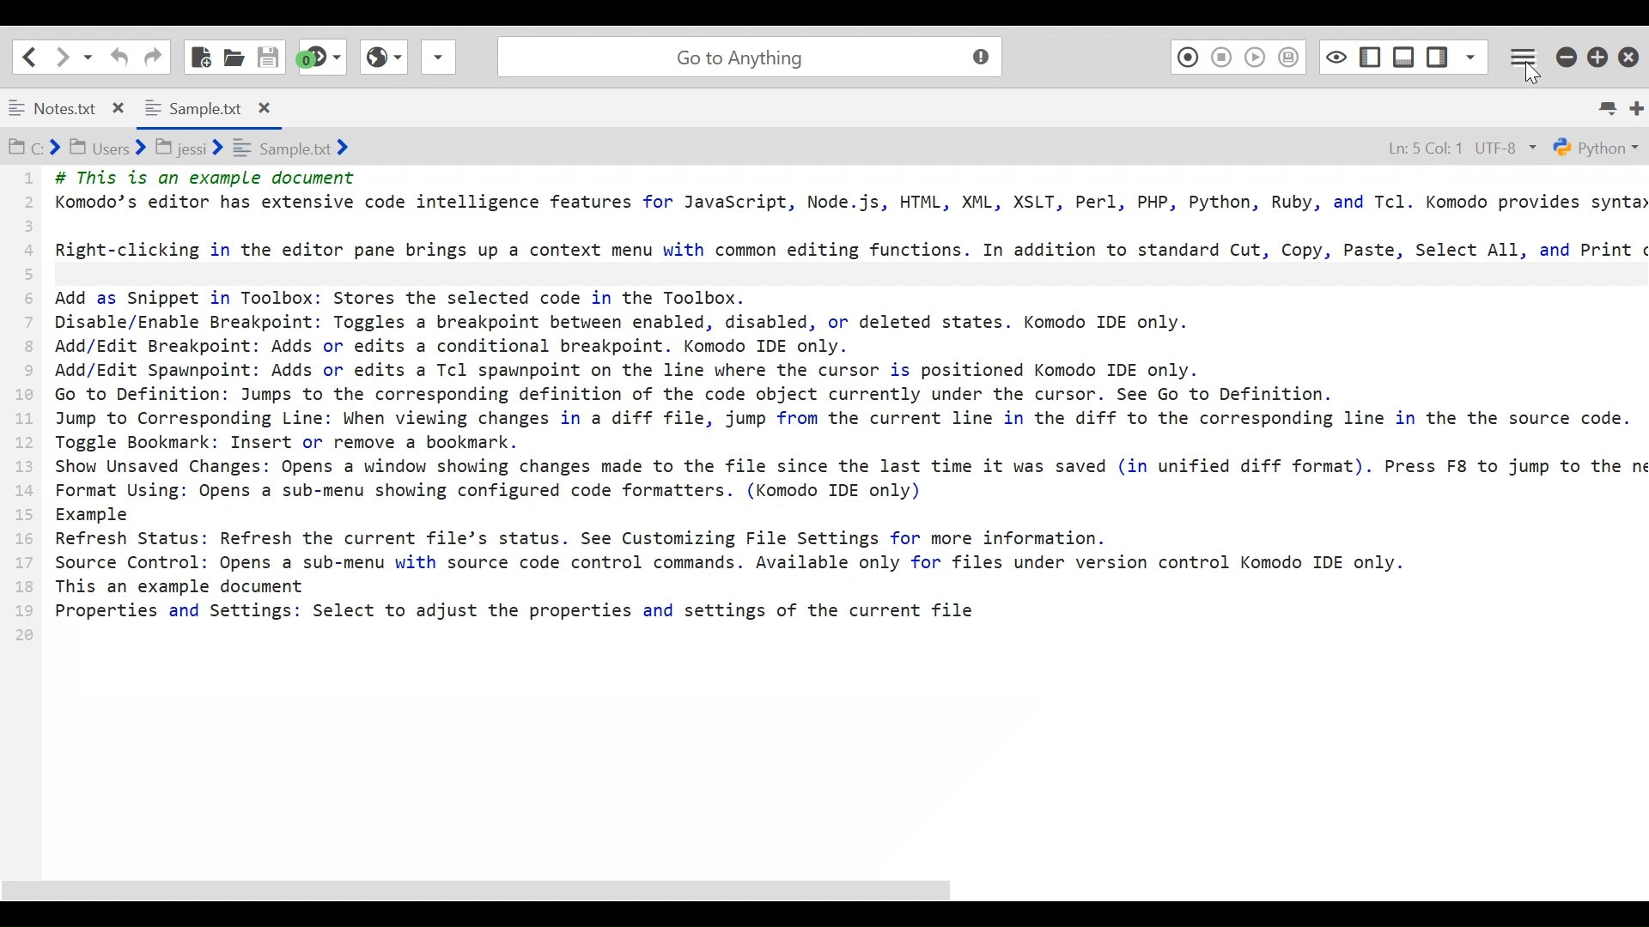 The image size is (1649, 927). I want to click on Close, so click(1629, 58).